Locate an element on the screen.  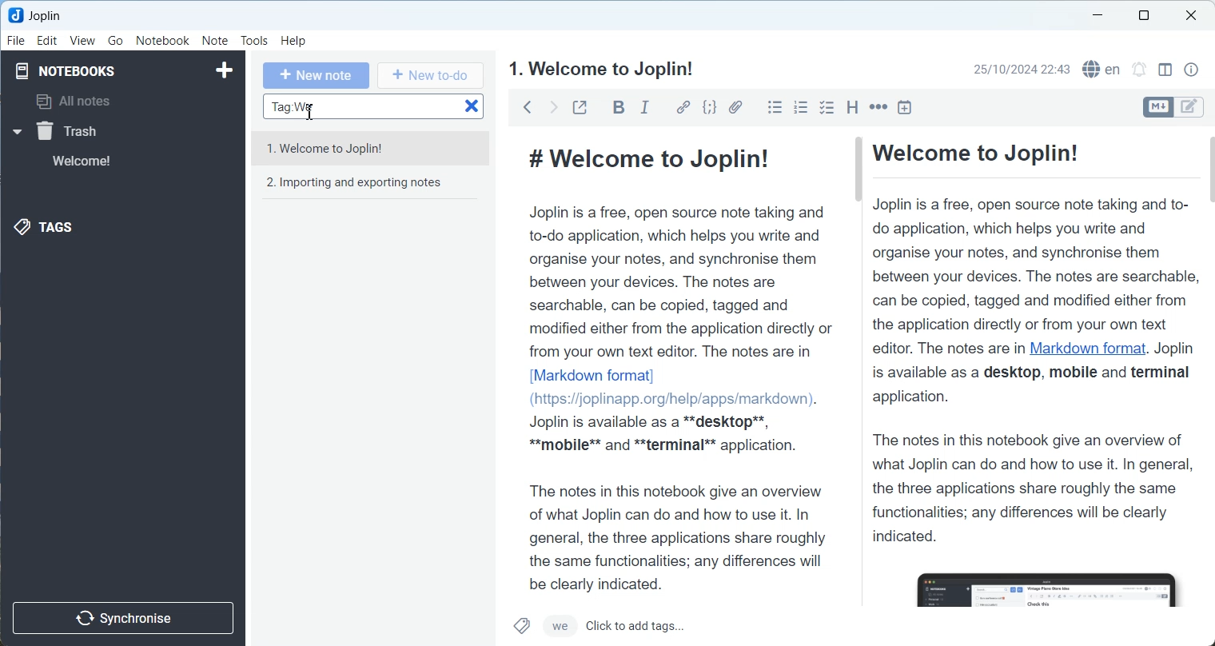
Bulleted List is located at coordinates (775, 107).